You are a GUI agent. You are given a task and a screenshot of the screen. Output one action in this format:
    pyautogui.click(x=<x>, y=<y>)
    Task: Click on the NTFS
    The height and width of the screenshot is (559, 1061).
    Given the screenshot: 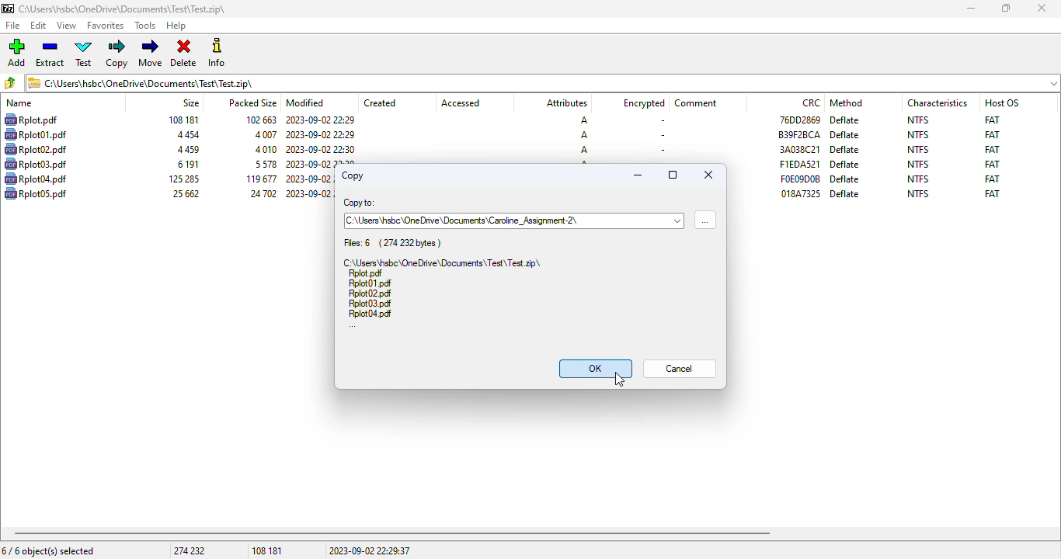 What is the action you would take?
    pyautogui.click(x=918, y=164)
    